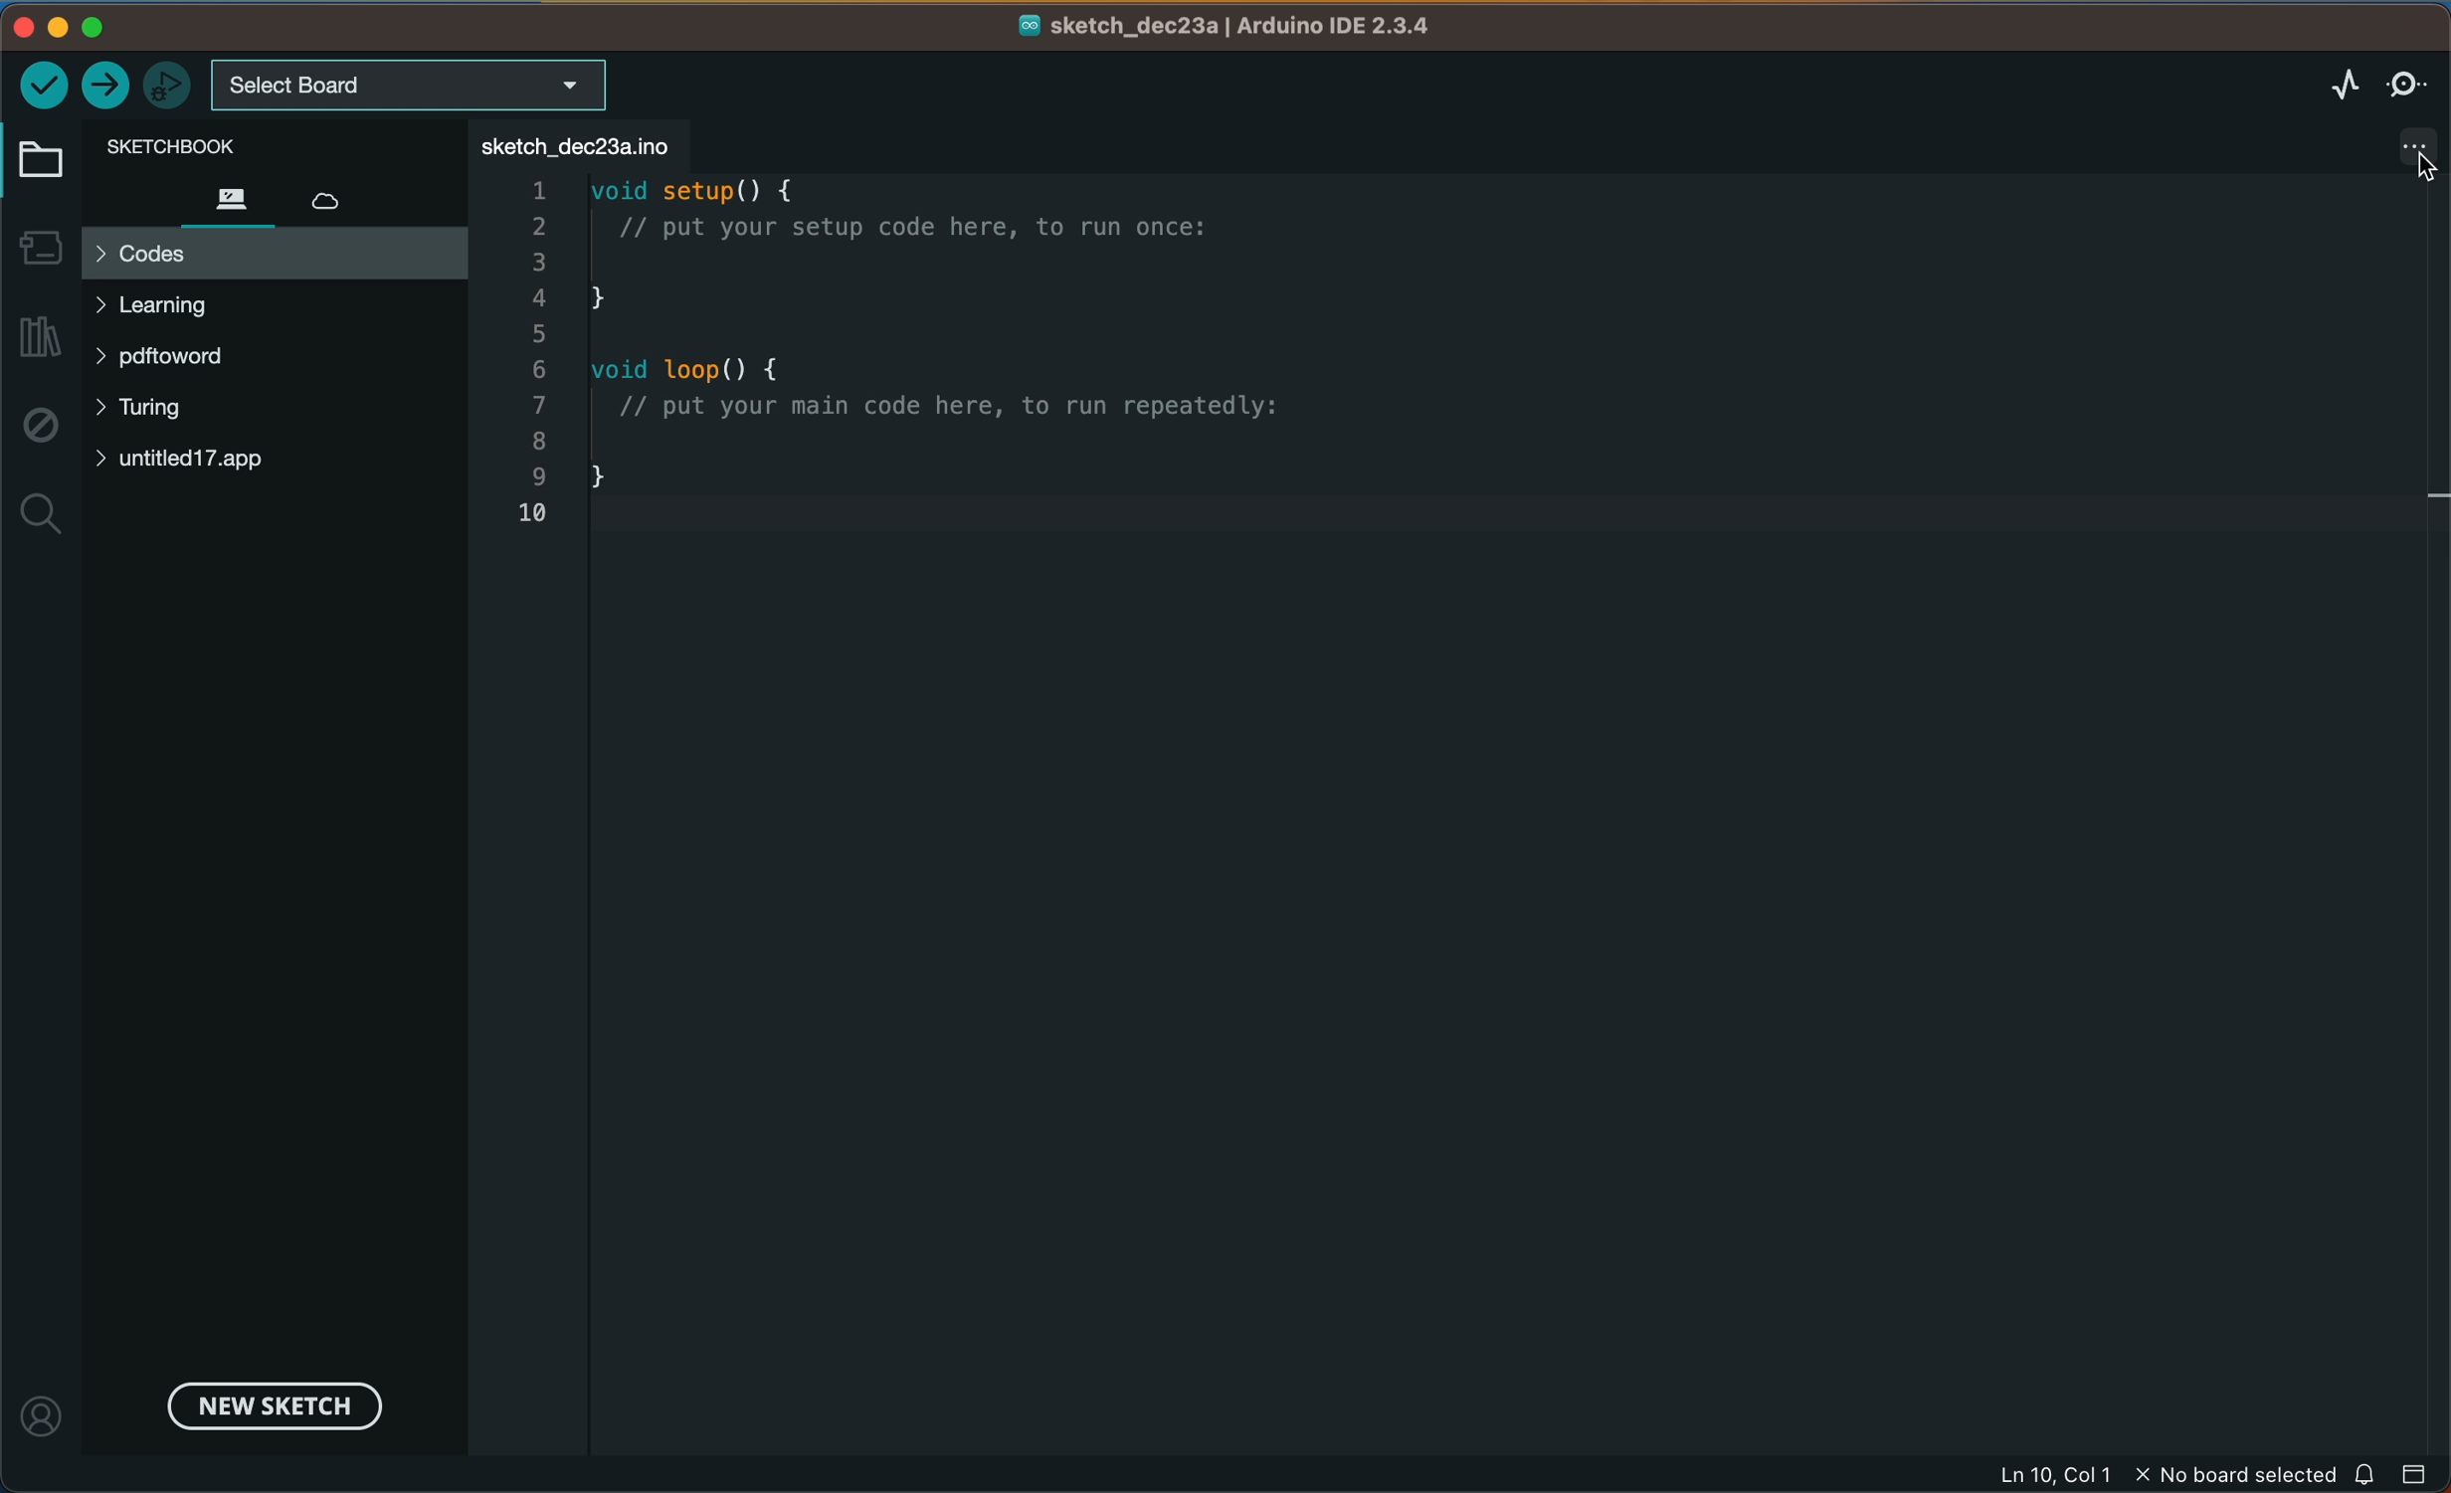  Describe the element at coordinates (40, 244) in the screenshot. I see `board manager` at that location.